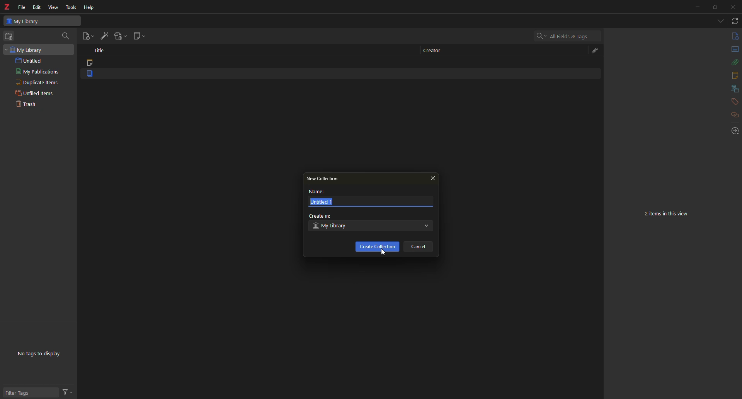  I want to click on close, so click(434, 179).